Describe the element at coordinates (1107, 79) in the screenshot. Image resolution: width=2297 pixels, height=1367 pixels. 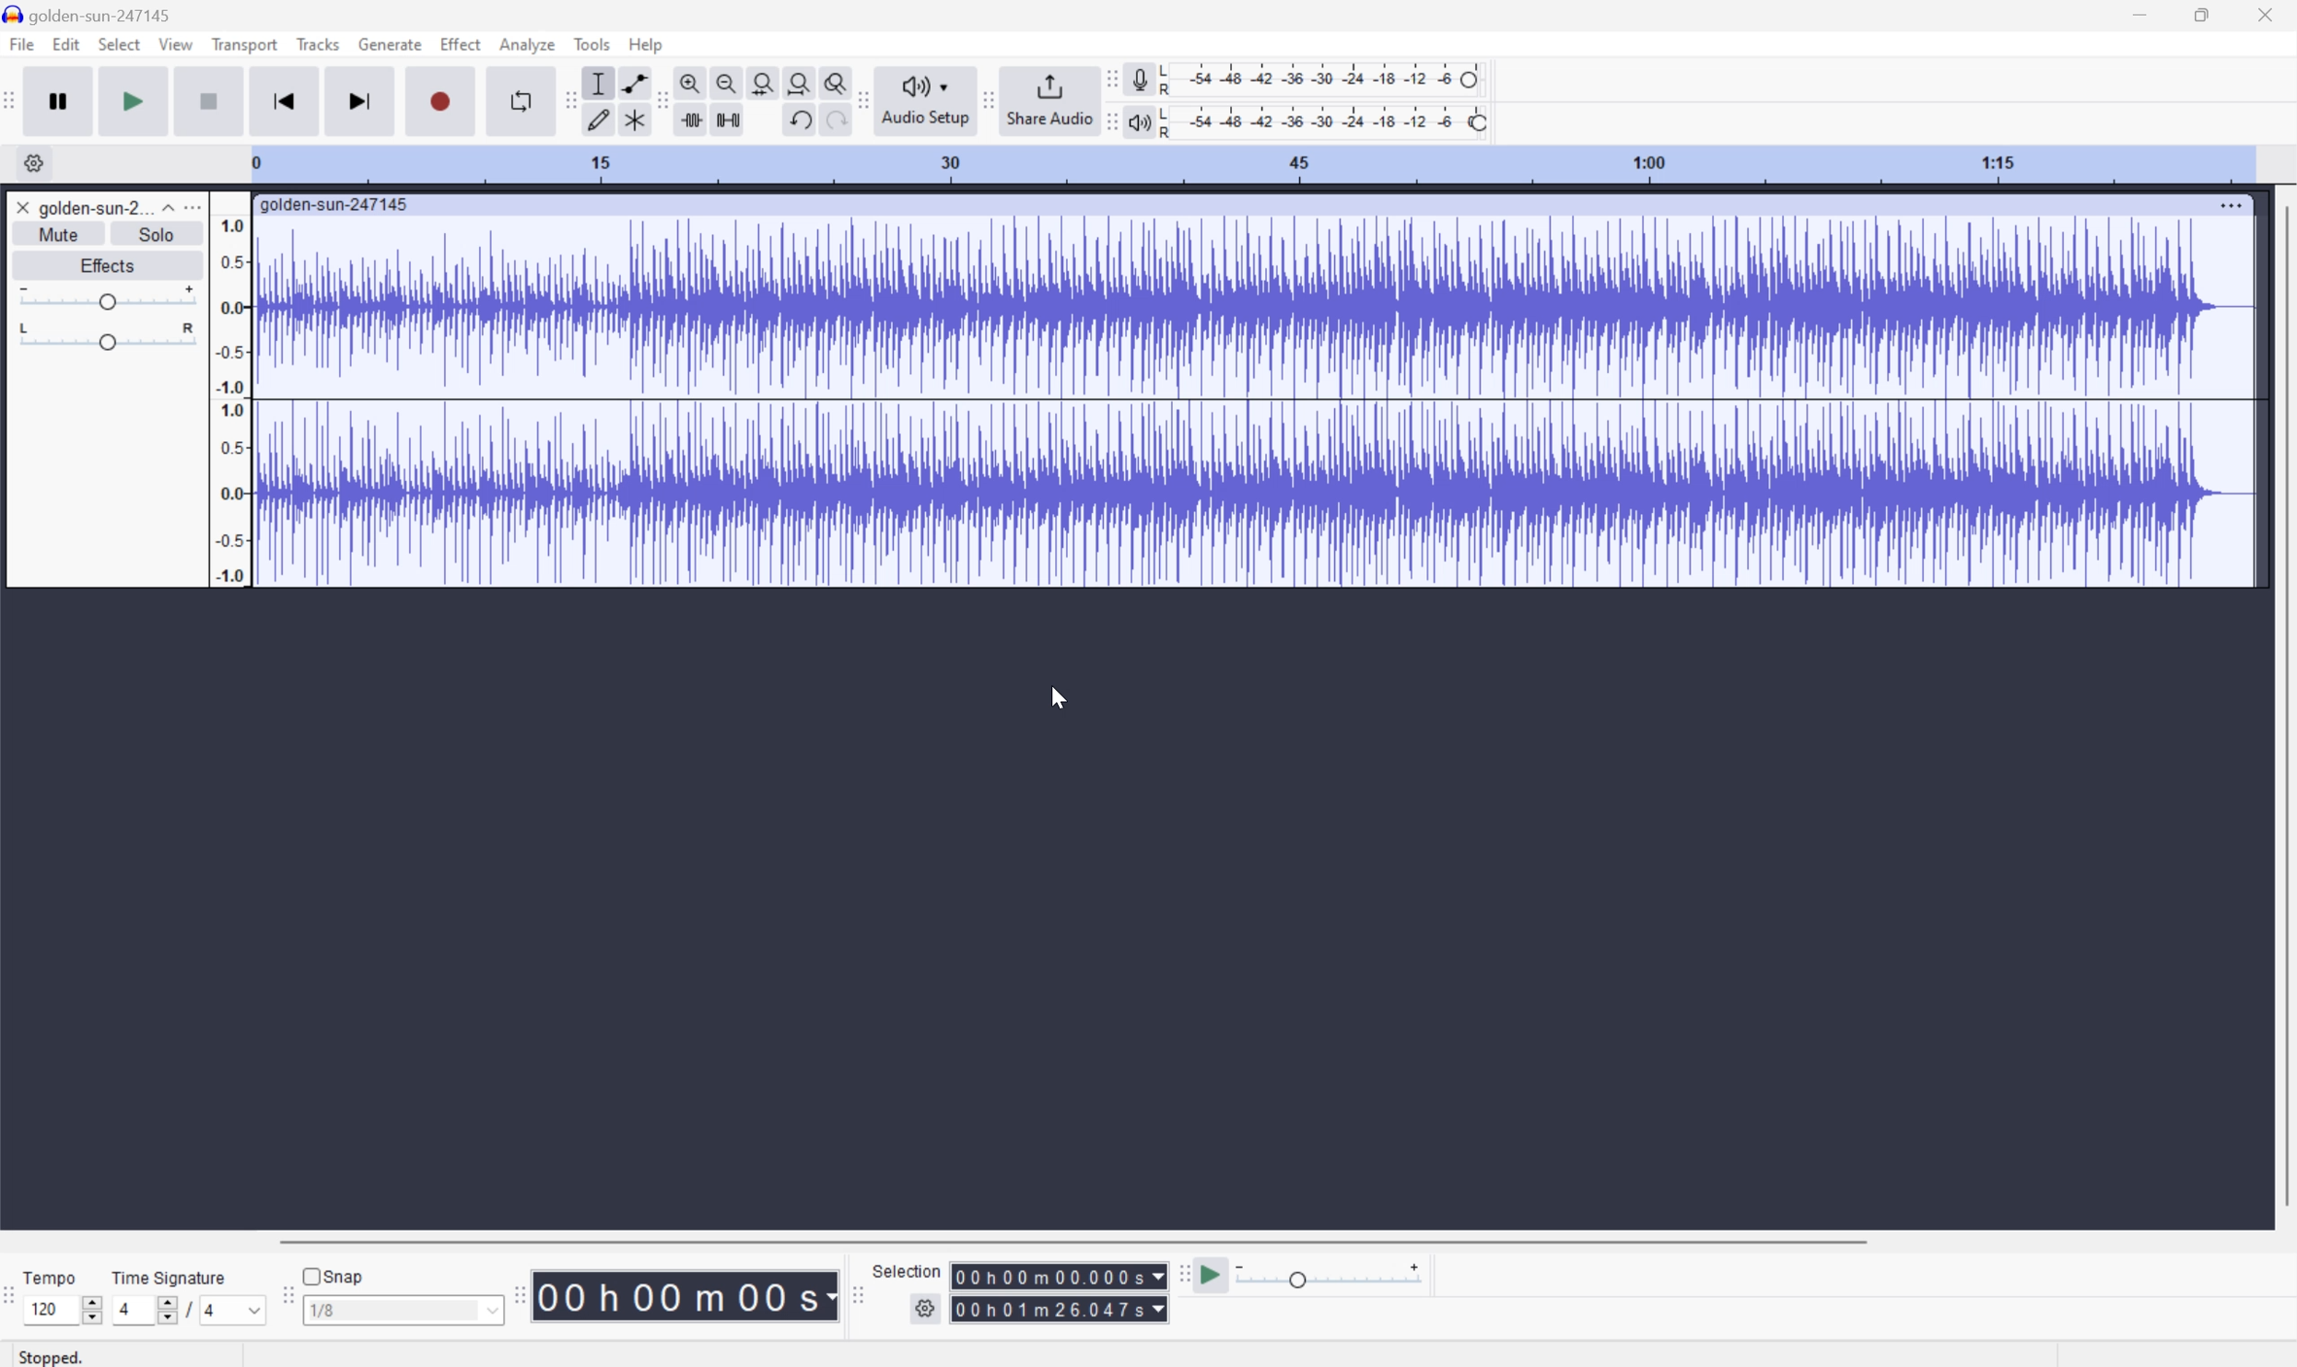
I see `Audacity recording meter toolbar` at that location.